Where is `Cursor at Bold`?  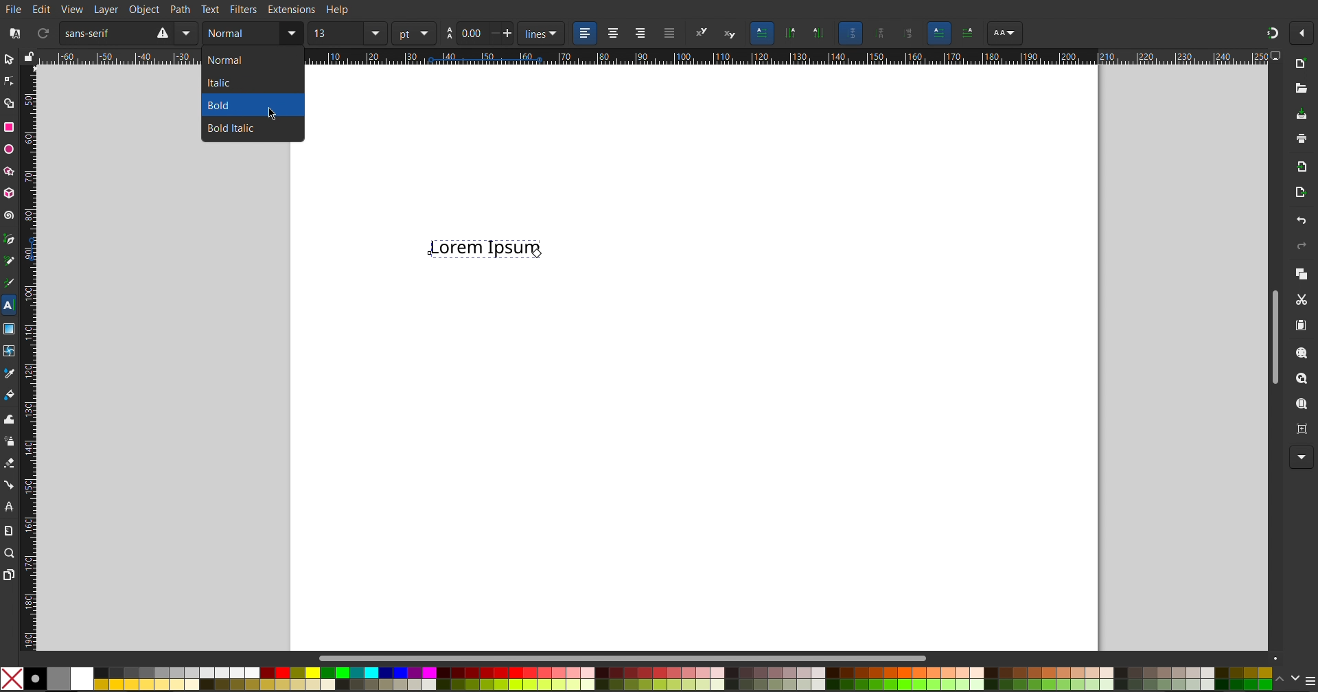 Cursor at Bold is located at coordinates (273, 112).